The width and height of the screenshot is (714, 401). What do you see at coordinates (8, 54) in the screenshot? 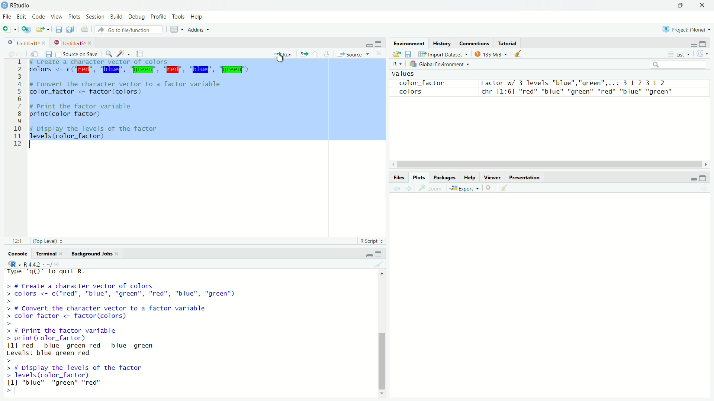
I see `go back to the previous source location` at bounding box center [8, 54].